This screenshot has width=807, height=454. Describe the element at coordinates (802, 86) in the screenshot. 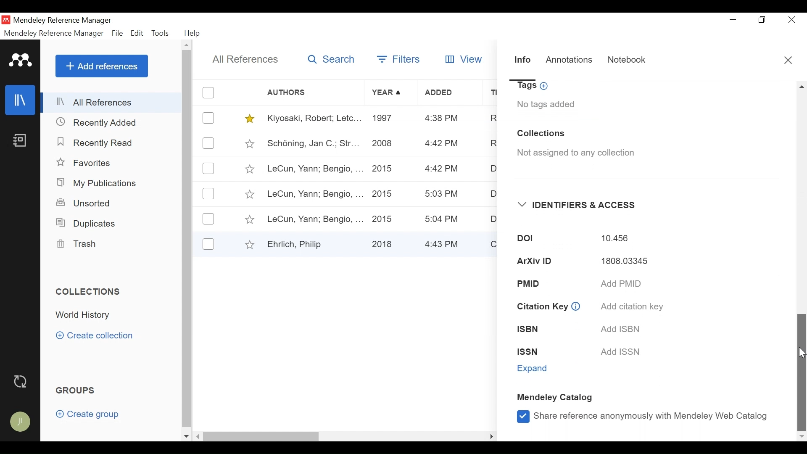

I see `Scroll up` at that location.